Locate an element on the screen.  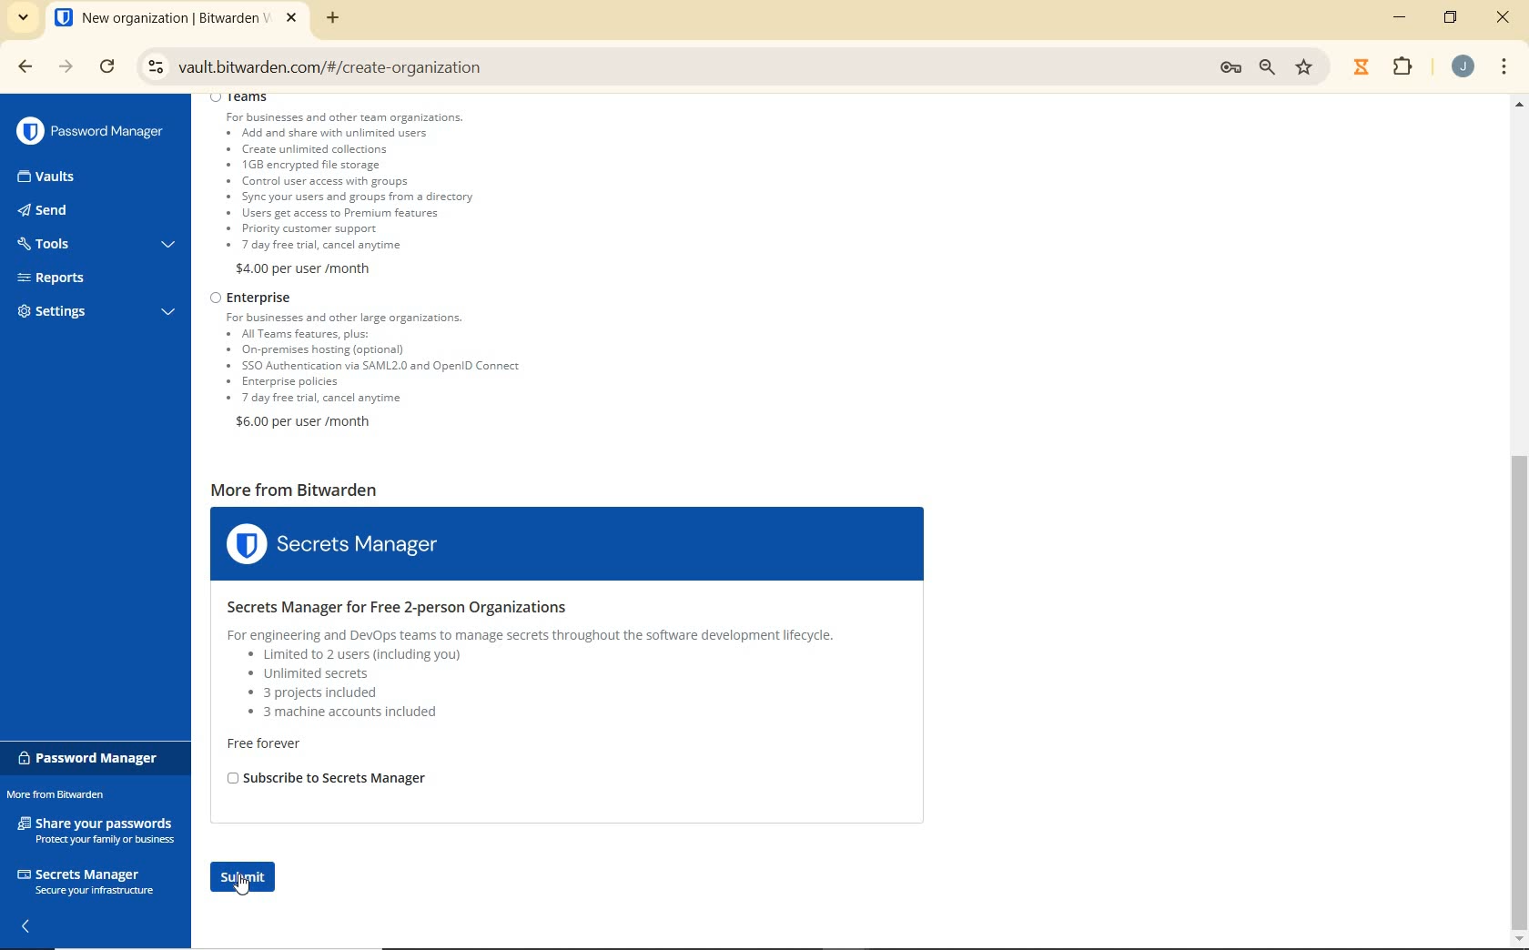
collapse is located at coordinates (28, 928).